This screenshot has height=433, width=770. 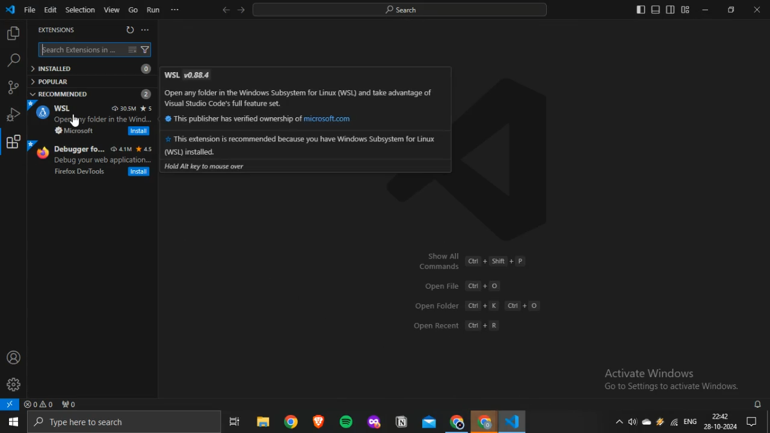 I want to click on Show All Commands Ctrl + Shift + P, so click(x=473, y=261).